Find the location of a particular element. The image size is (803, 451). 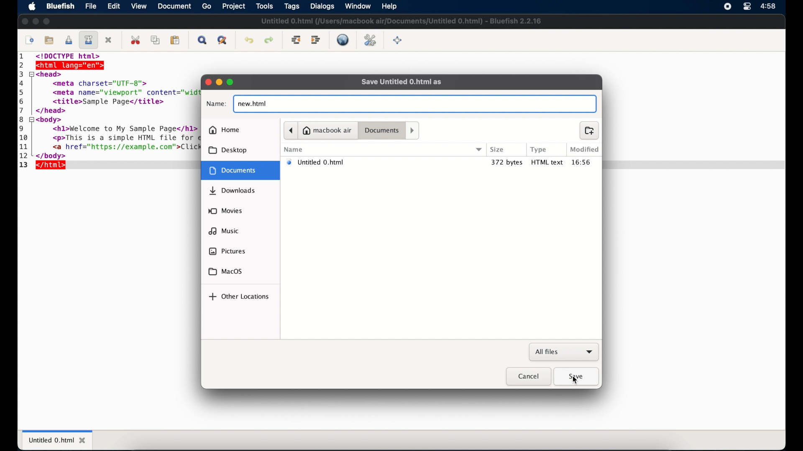

save is located at coordinates (575, 377).